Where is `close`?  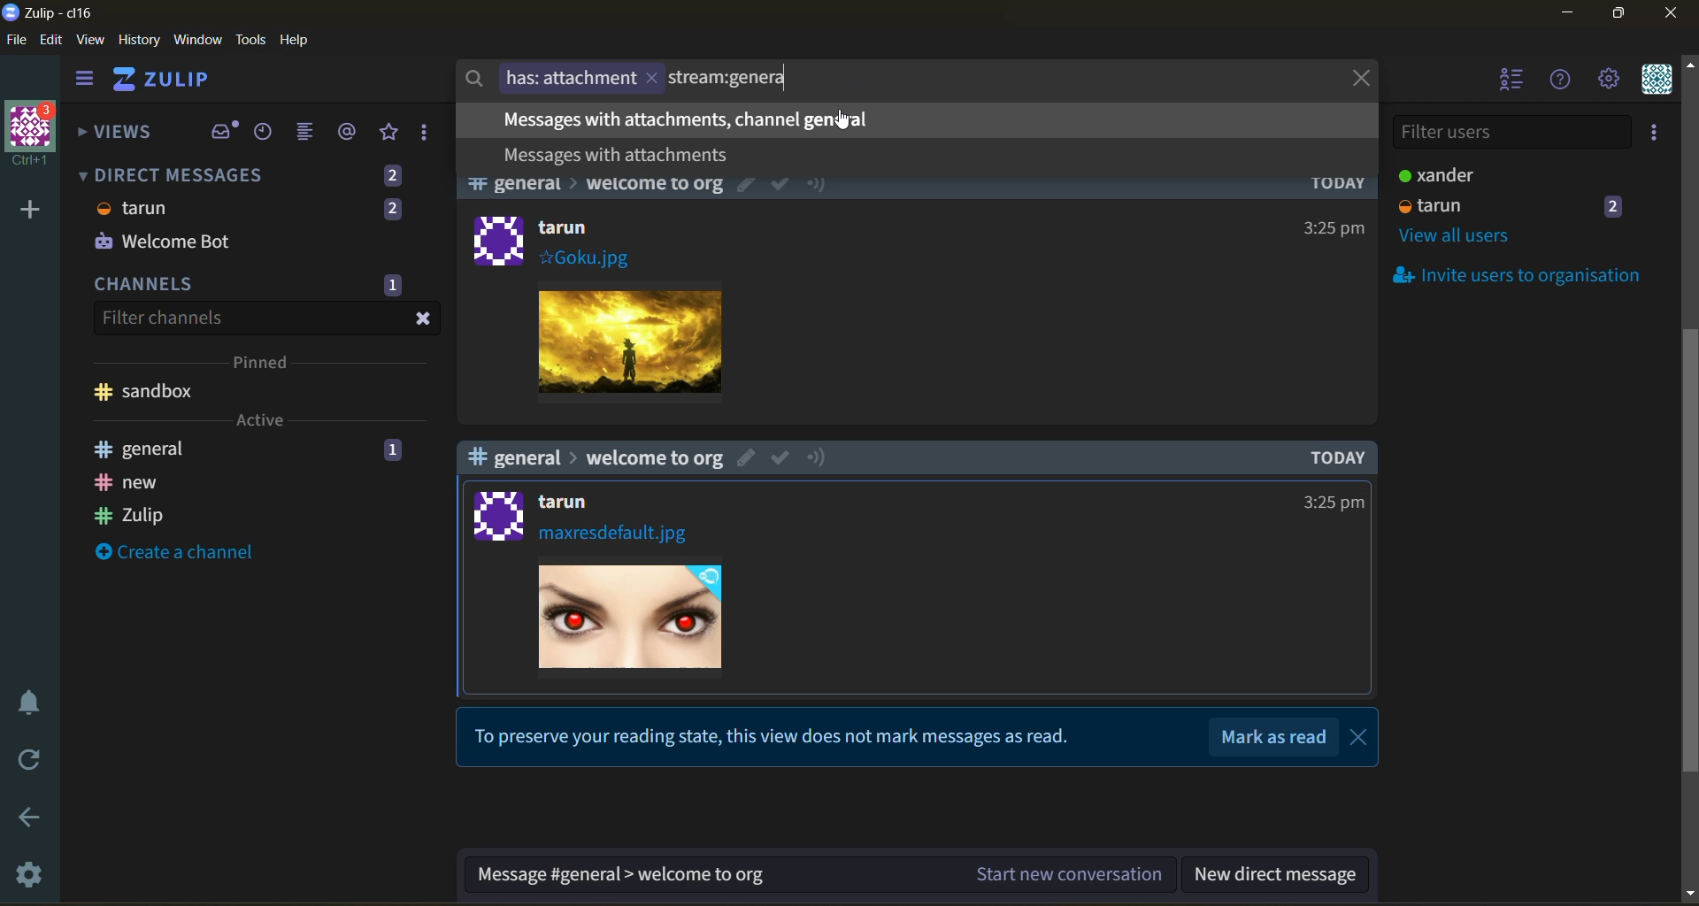
close is located at coordinates (1673, 13).